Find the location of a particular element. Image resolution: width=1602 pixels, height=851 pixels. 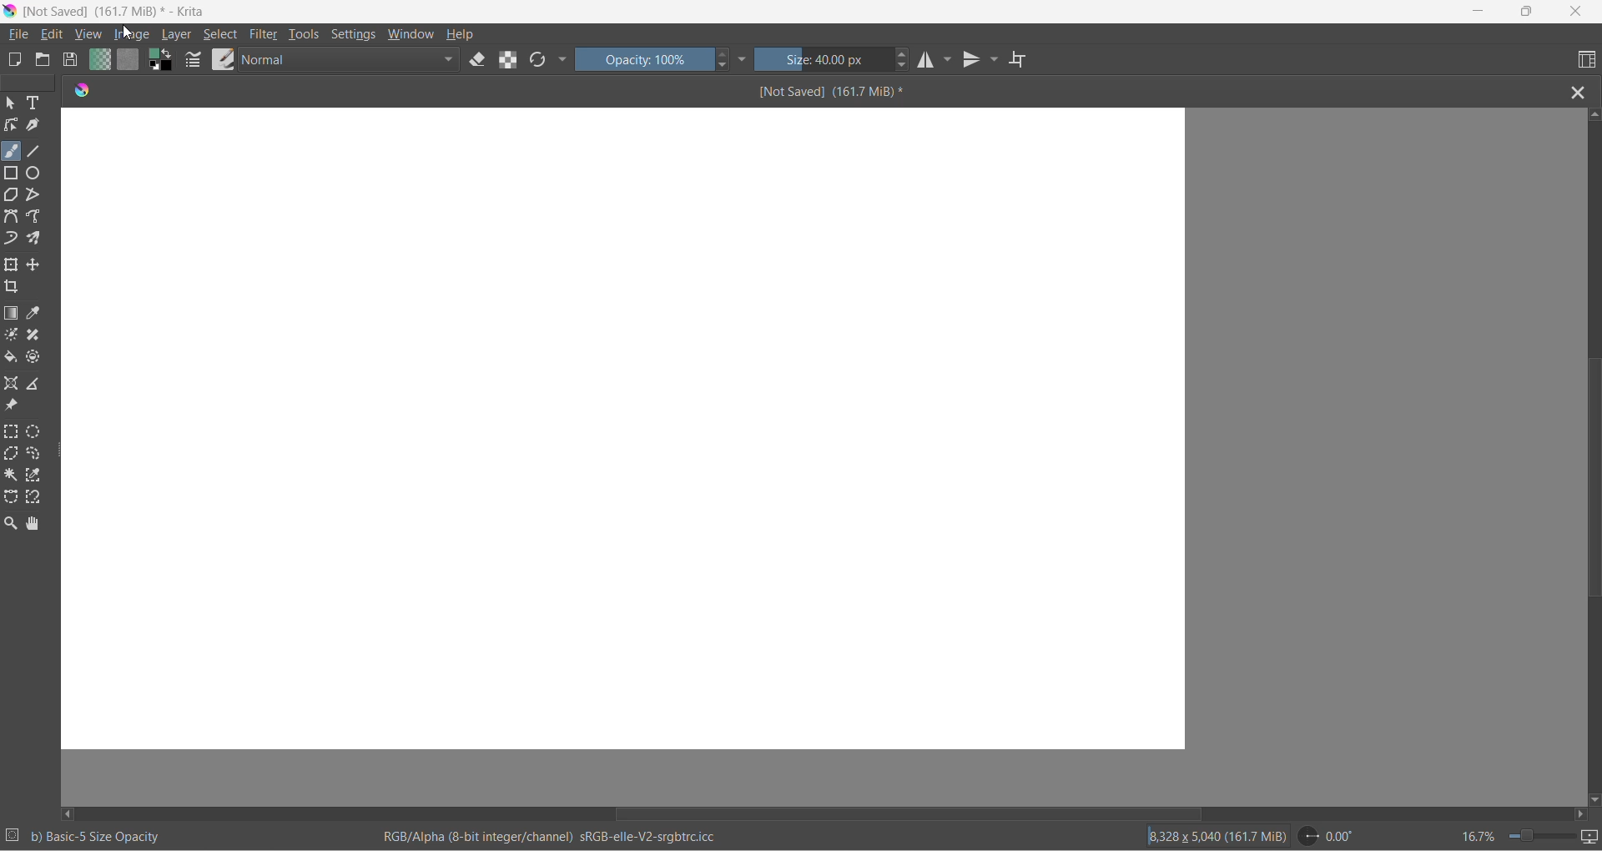

magnetic curve selection tool is located at coordinates (37, 499).